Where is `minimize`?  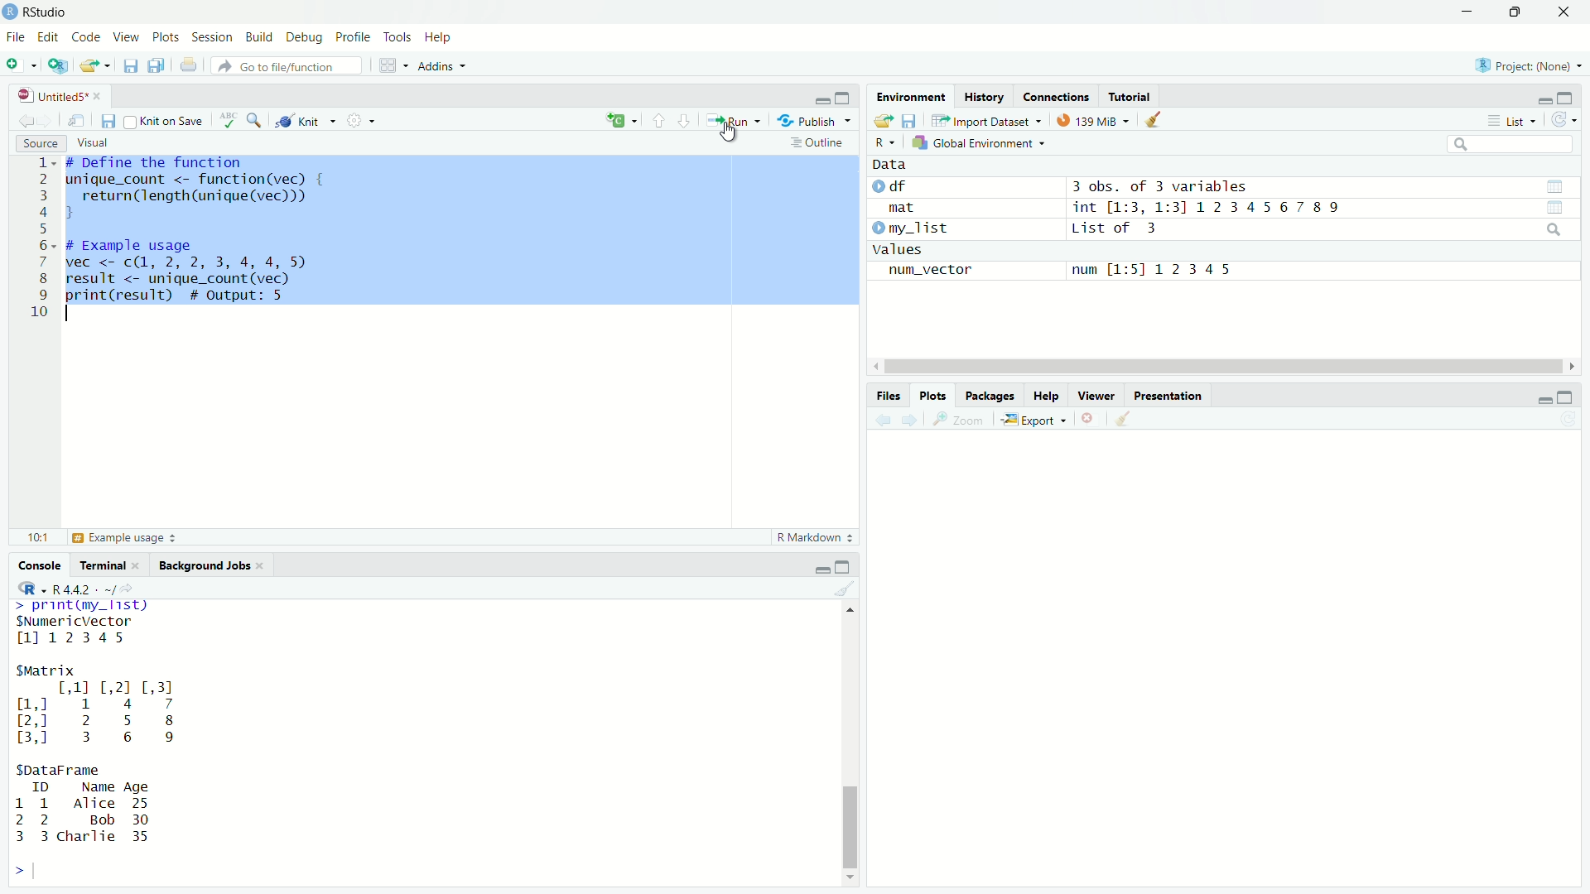 minimize is located at coordinates (819, 100).